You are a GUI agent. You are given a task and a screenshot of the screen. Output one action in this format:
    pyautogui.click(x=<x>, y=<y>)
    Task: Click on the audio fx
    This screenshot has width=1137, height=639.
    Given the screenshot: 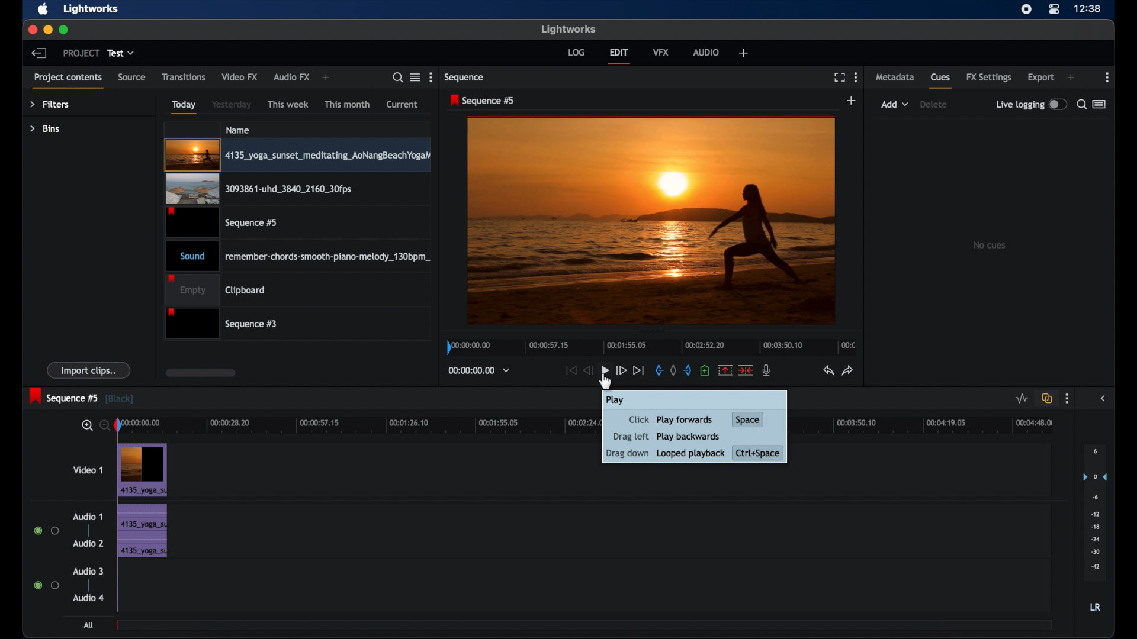 What is the action you would take?
    pyautogui.click(x=292, y=78)
    